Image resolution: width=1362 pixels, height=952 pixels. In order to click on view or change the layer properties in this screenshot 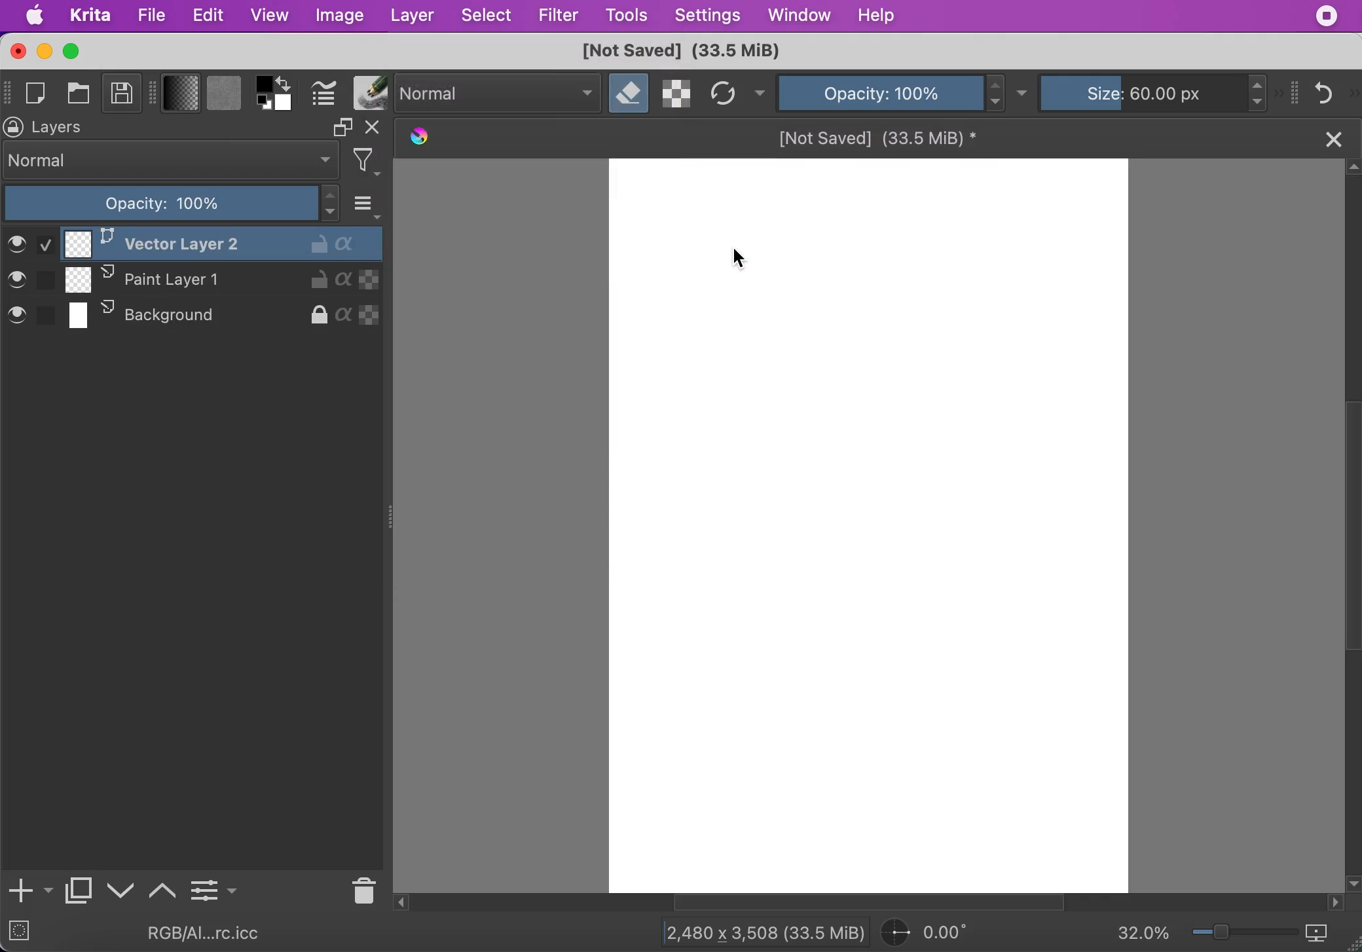, I will do `click(213, 888)`.